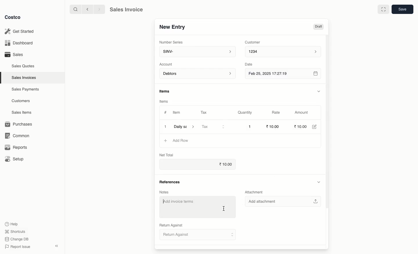 This screenshot has width=418, height=254. Describe the element at coordinates (302, 126) in the screenshot. I see `10.00` at that location.